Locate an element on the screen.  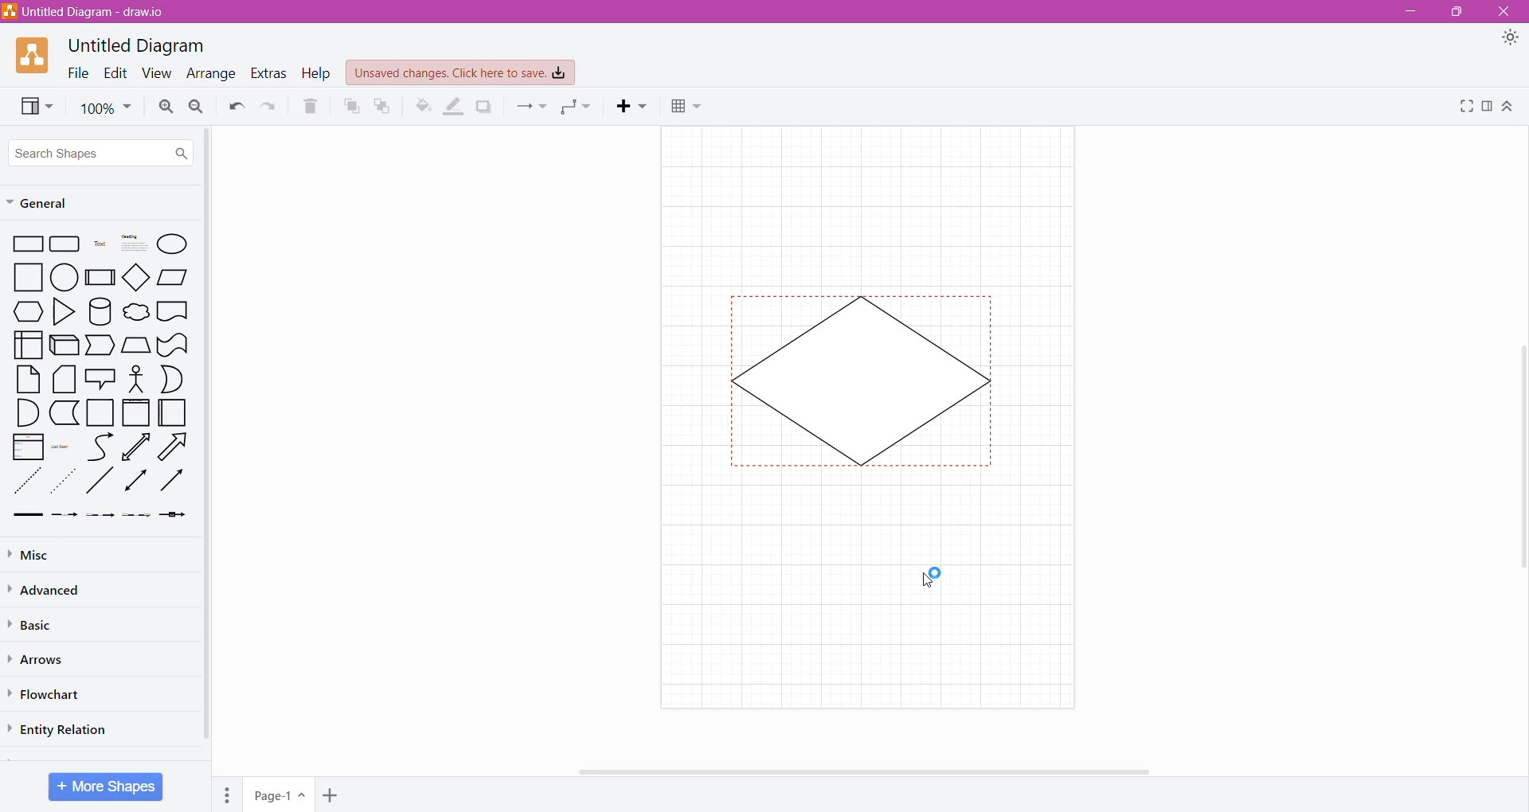
Zoom In is located at coordinates (165, 107).